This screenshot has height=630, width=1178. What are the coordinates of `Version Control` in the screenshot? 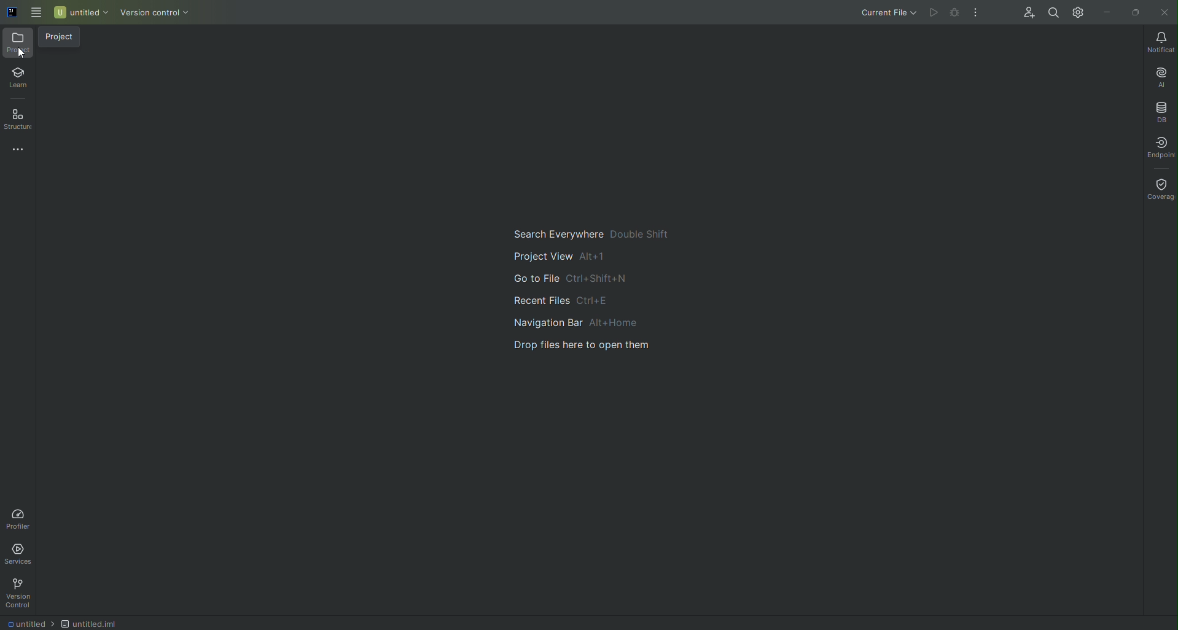 It's located at (23, 594).